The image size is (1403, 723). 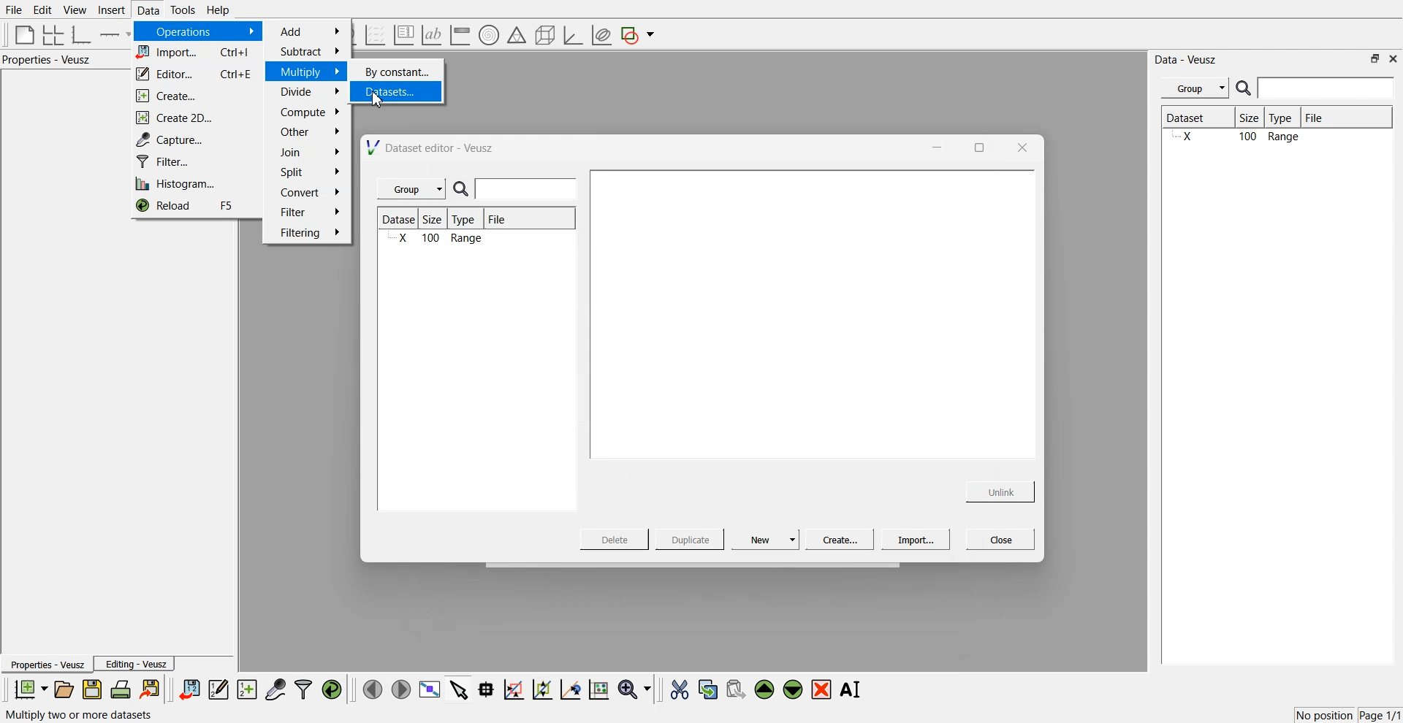 What do you see at coordinates (310, 112) in the screenshot?
I see `Compute` at bounding box center [310, 112].